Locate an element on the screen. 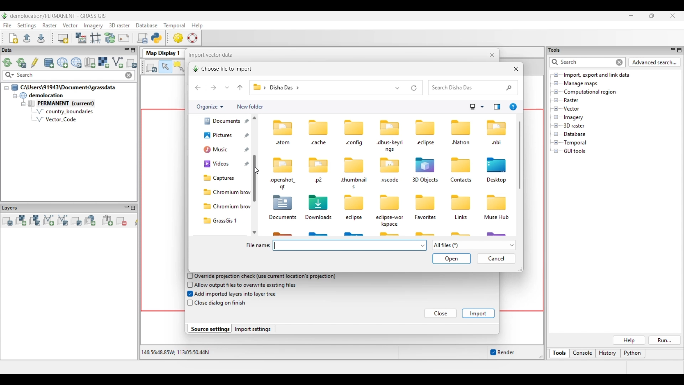 Image resolution: width=684 pixels, height=385 pixels. Chromium browser folder is located at coordinates (225, 206).